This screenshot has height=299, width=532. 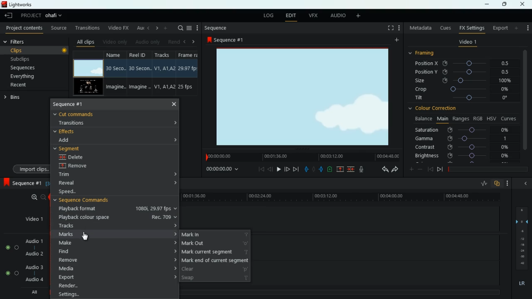 What do you see at coordinates (185, 41) in the screenshot?
I see `left` at bounding box center [185, 41].